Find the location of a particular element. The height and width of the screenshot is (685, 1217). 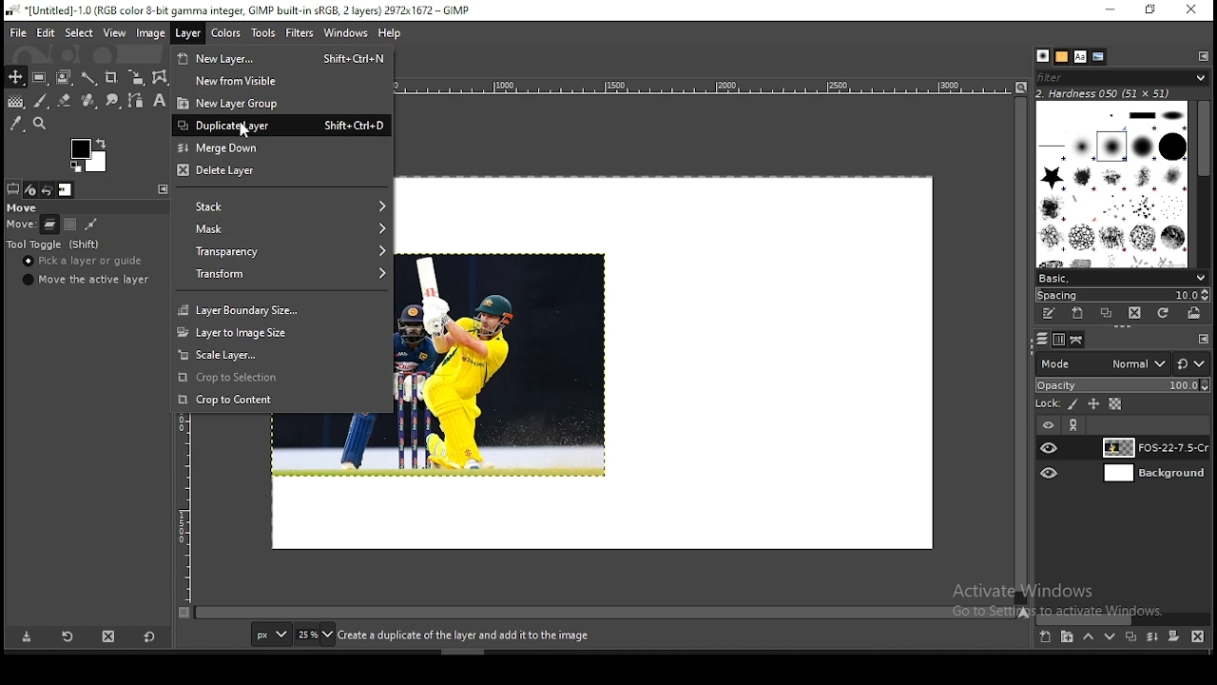

brush tool is located at coordinates (41, 101).